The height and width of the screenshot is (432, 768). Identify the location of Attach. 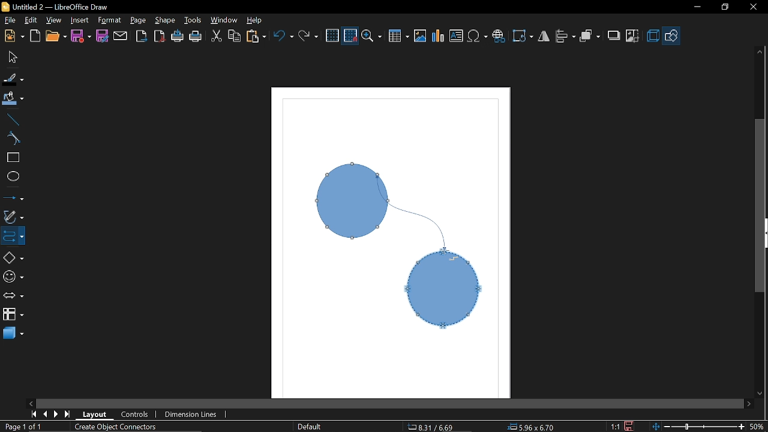
(121, 35).